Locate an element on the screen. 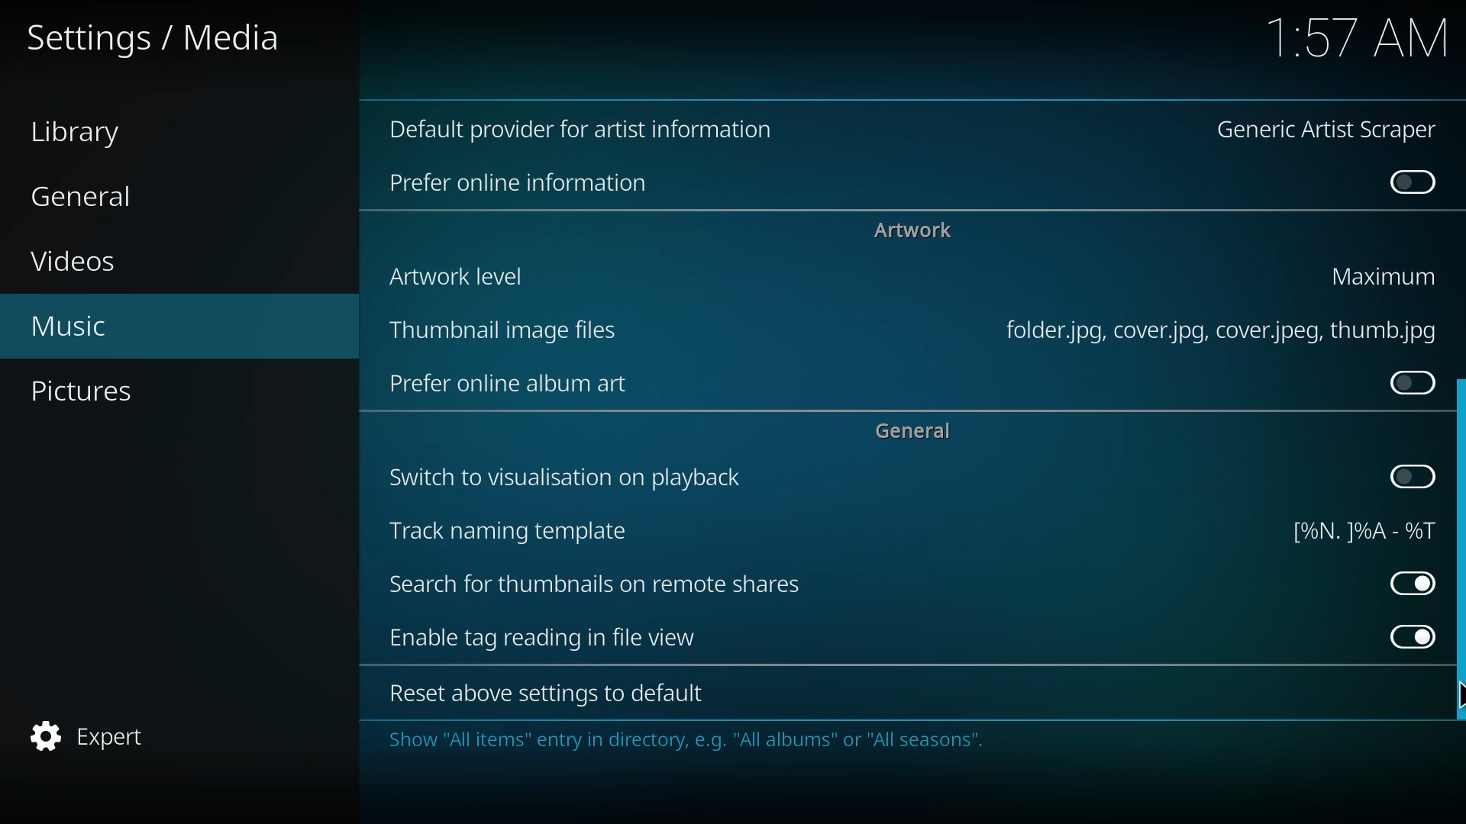 This screenshot has width=1466, height=824. artwork level is located at coordinates (450, 275).